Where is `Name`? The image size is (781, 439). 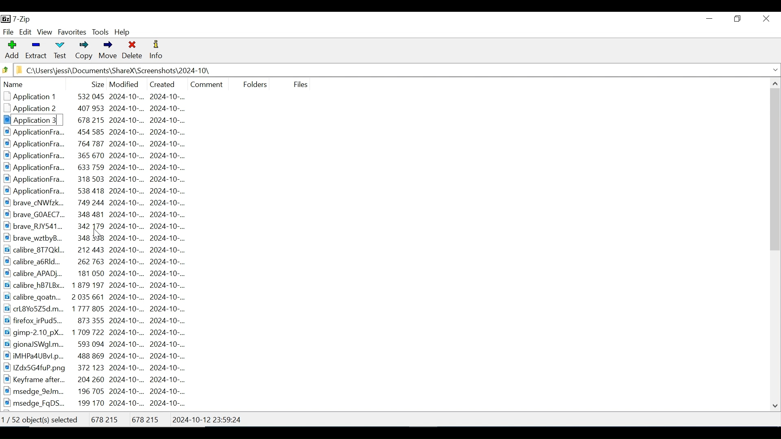 Name is located at coordinates (41, 85).